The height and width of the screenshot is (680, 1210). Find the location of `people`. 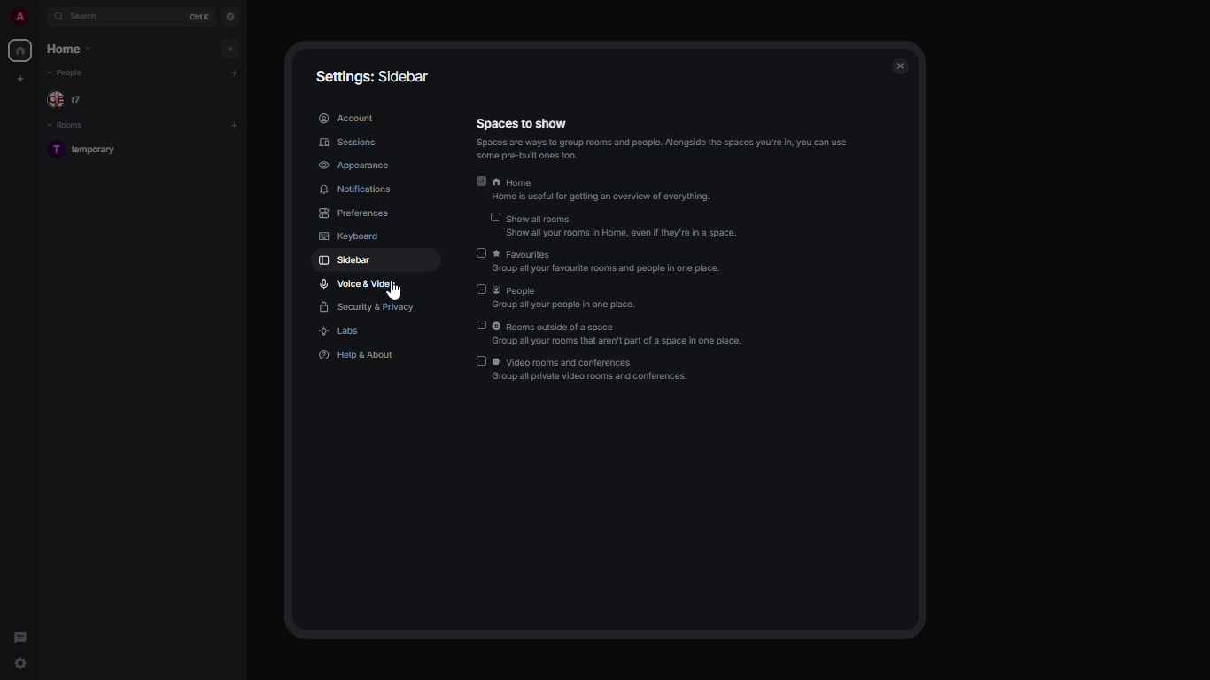

people is located at coordinates (71, 99).